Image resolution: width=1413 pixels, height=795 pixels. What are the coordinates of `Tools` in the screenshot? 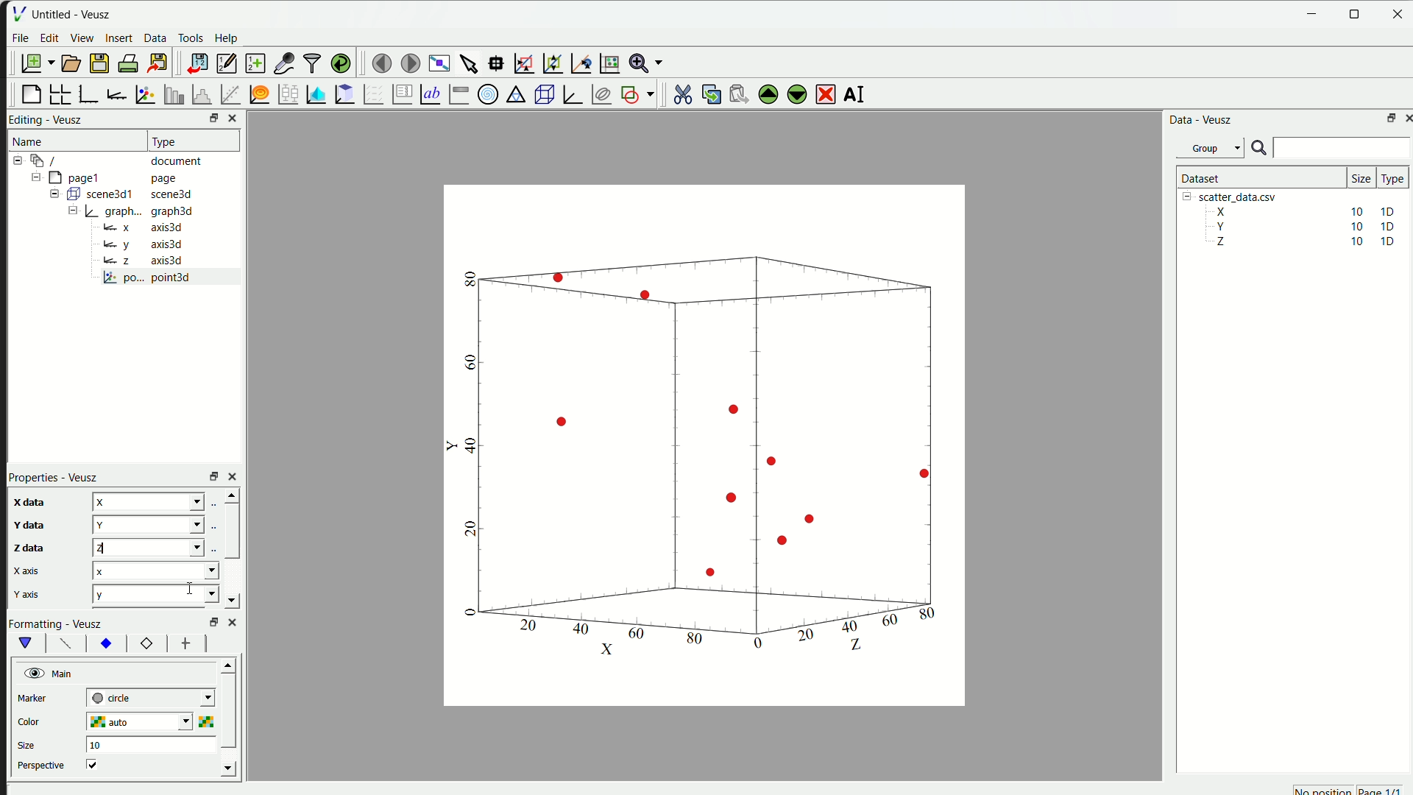 It's located at (190, 37).